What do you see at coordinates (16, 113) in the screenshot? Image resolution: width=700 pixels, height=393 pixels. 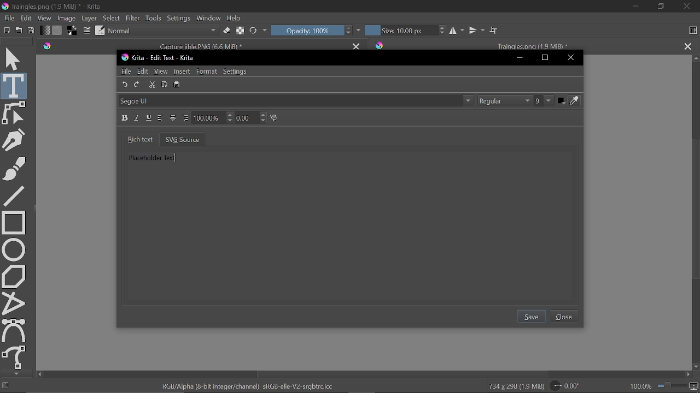 I see `Edit shapes tool` at bounding box center [16, 113].